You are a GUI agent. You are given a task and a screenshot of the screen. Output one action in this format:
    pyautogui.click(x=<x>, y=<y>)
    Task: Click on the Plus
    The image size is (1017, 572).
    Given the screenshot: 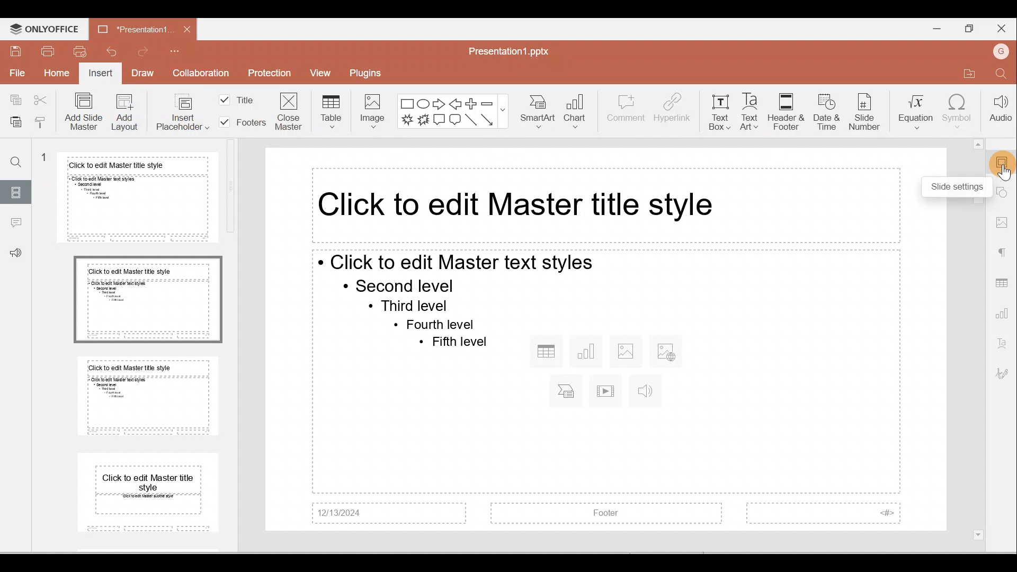 What is the action you would take?
    pyautogui.click(x=471, y=103)
    